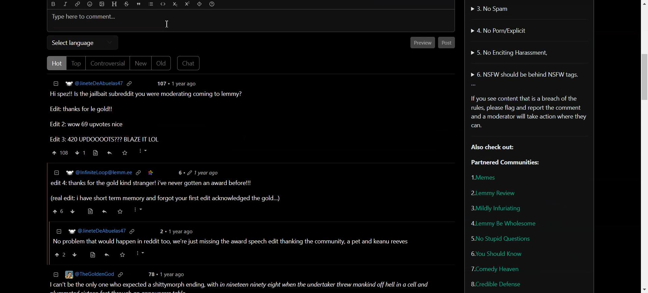 The height and width of the screenshot is (293, 648). I want to click on Edit 2: wow 69 upvotes nice, so click(101, 125).